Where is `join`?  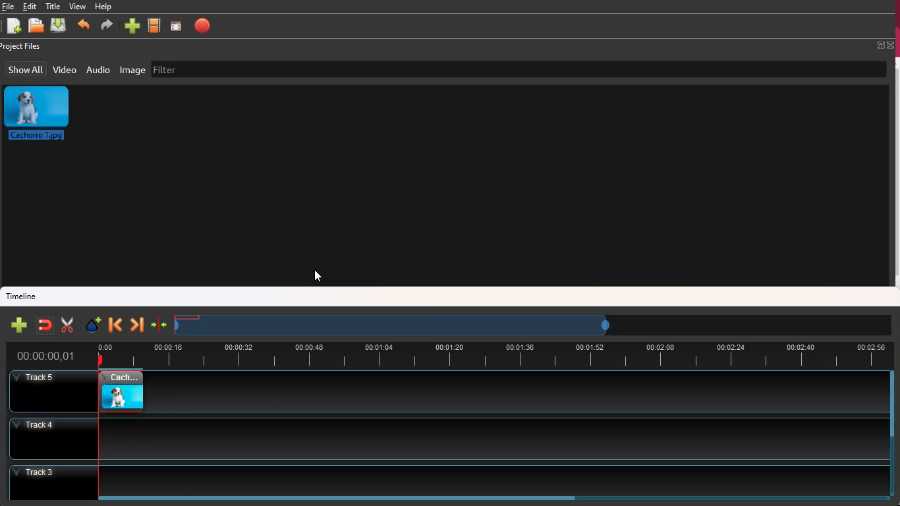
join is located at coordinates (159, 325).